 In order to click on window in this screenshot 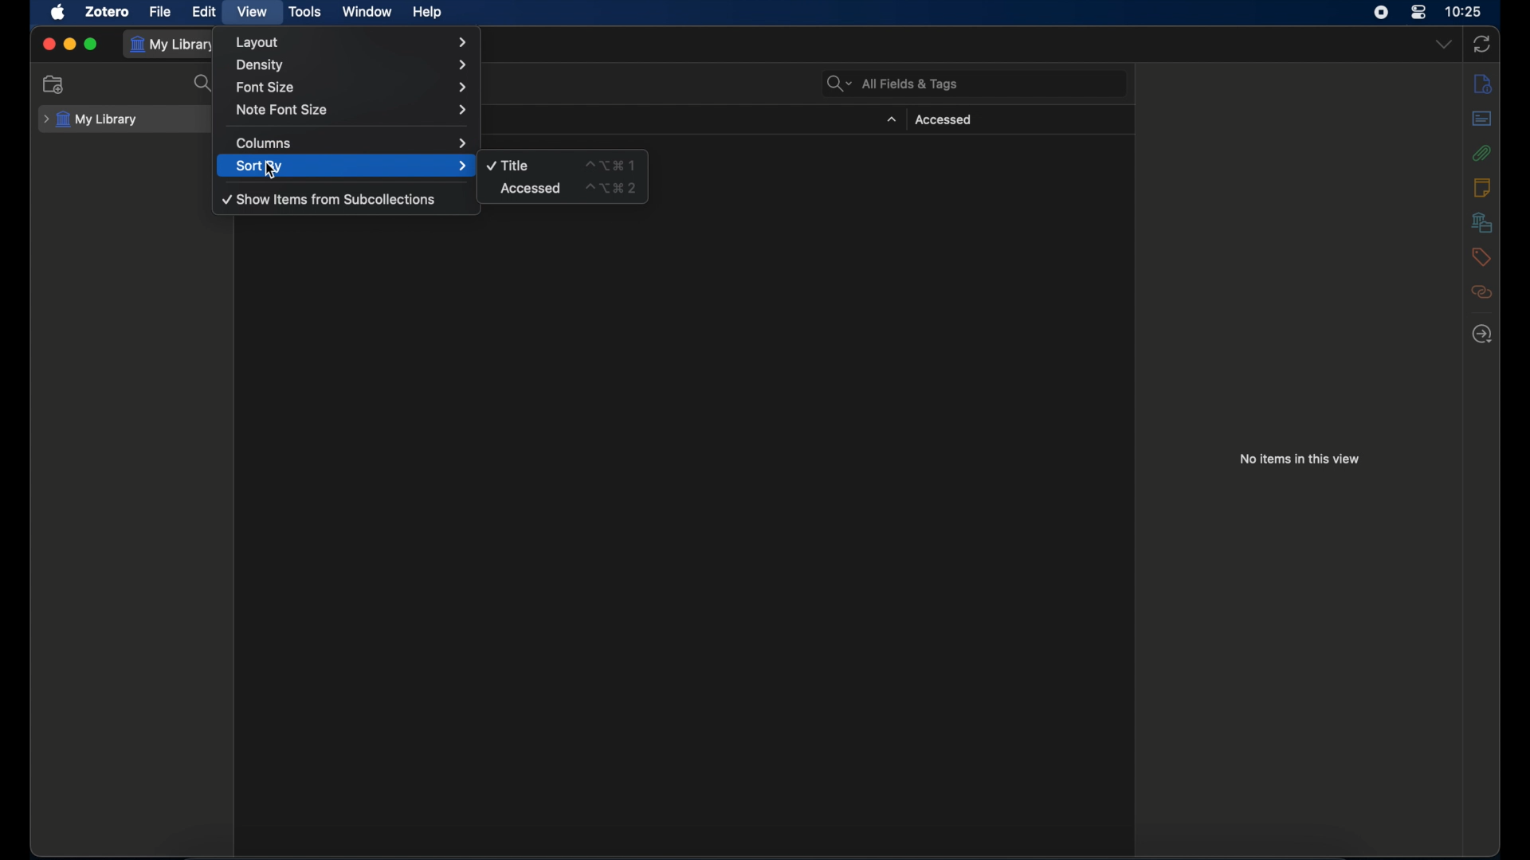, I will do `click(367, 11)`.